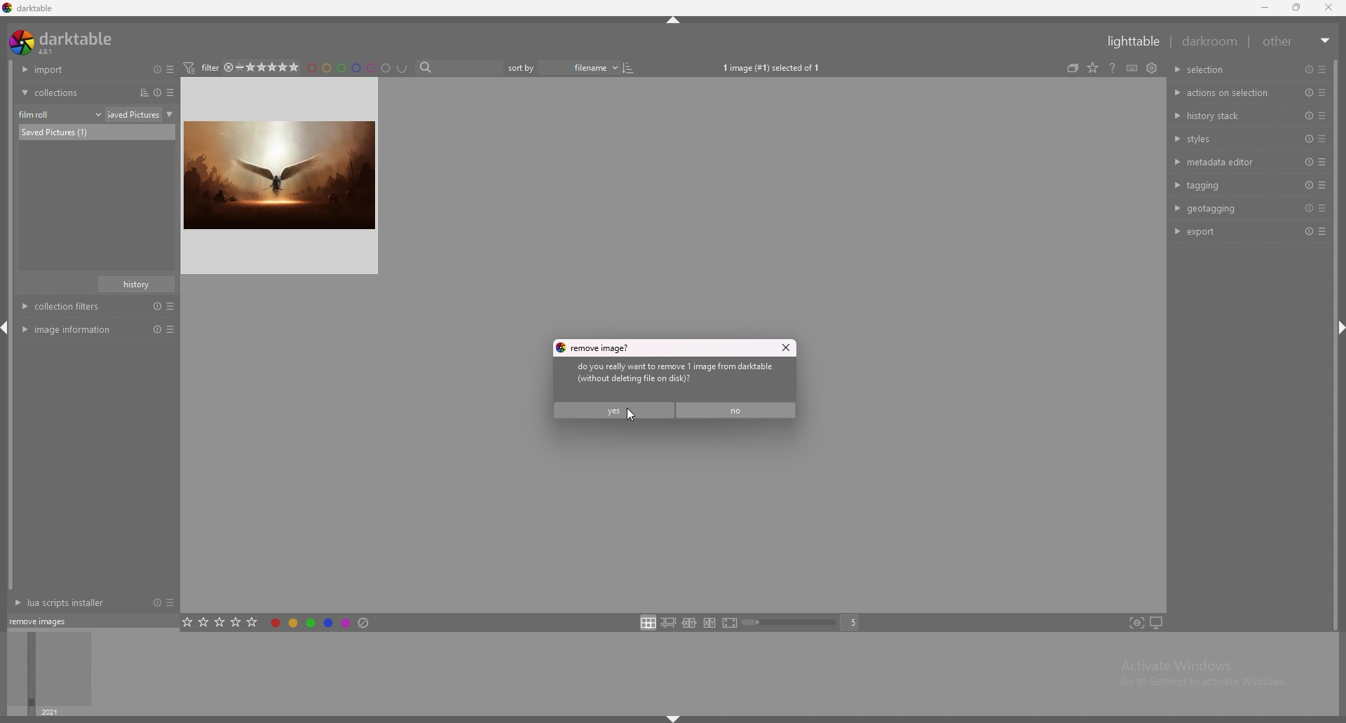  I want to click on do you really want to remove 1 image from darktable without deleting file on disk, so click(687, 375).